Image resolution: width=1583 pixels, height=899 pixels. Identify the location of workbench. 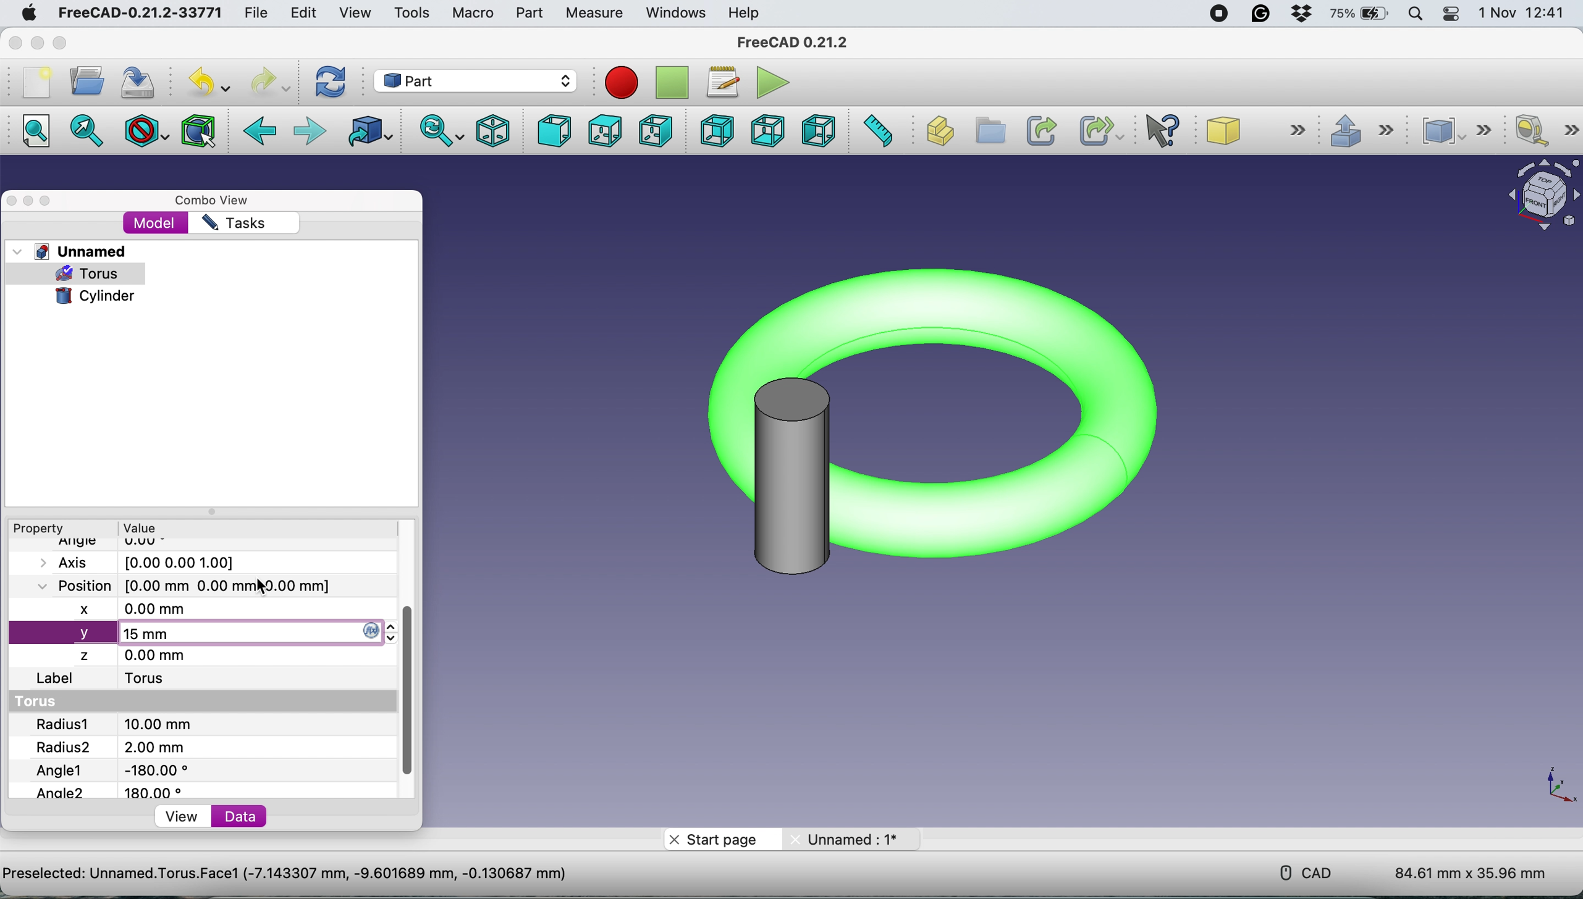
(475, 80).